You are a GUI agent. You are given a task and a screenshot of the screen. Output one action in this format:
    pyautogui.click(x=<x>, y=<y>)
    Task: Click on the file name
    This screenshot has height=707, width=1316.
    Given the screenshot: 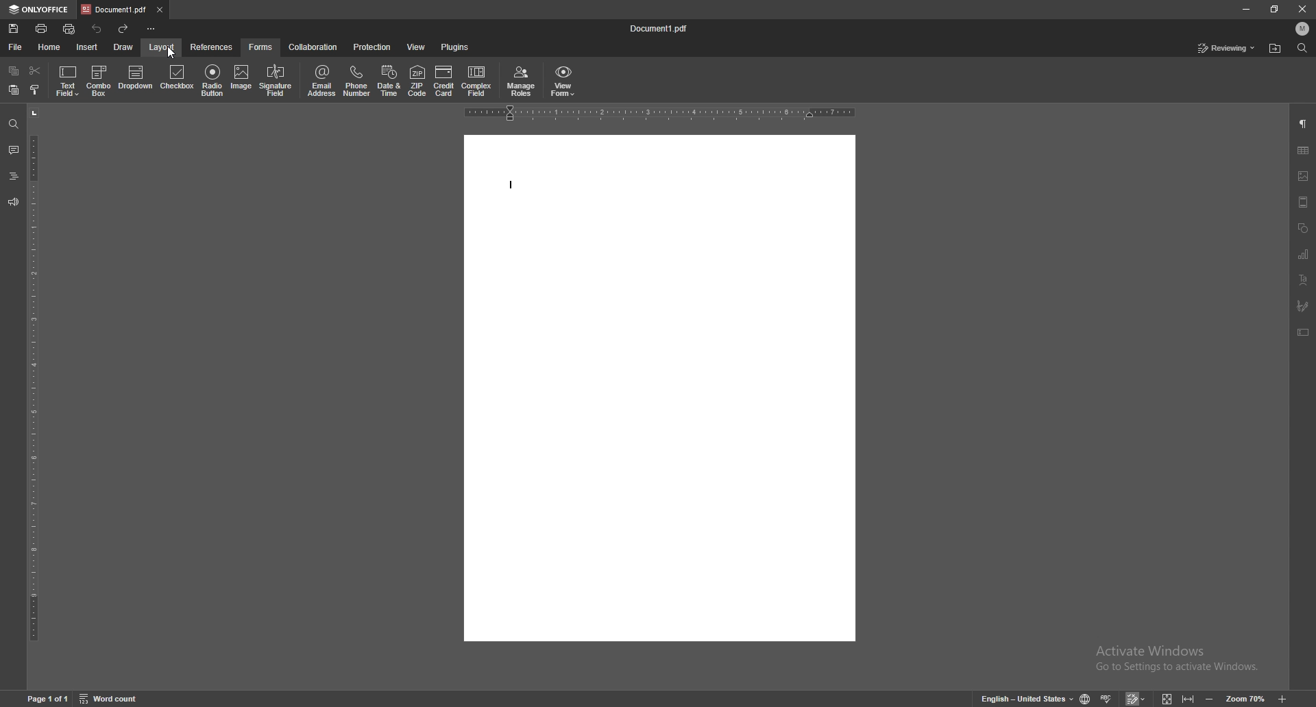 What is the action you would take?
    pyautogui.click(x=661, y=27)
    